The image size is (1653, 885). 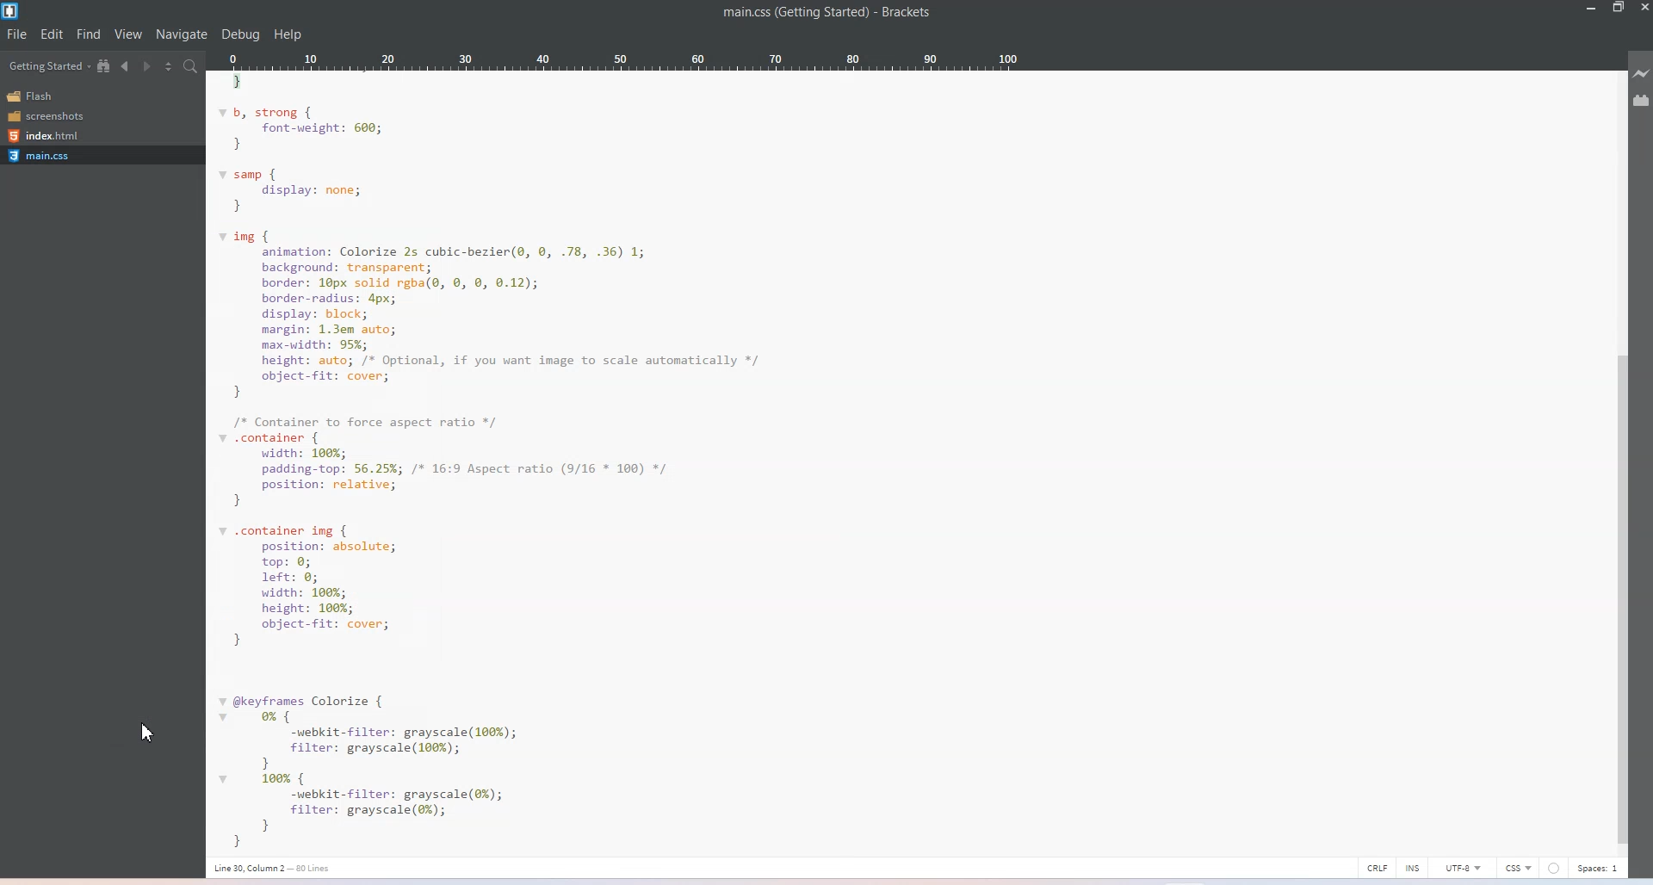 What do you see at coordinates (906, 13) in the screenshot?
I see `Brackets` at bounding box center [906, 13].